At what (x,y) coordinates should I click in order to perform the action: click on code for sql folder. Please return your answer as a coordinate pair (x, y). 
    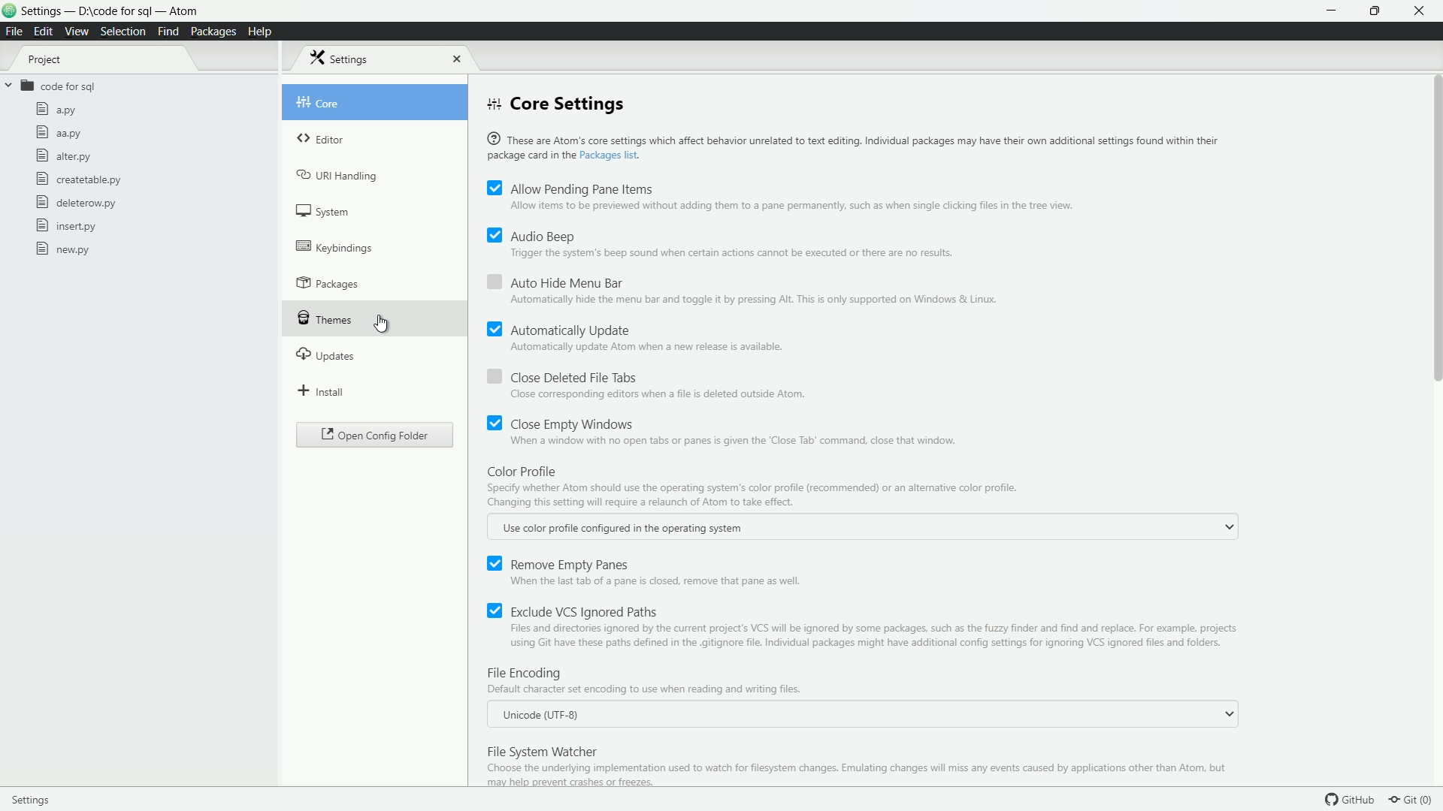
    Looking at the image, I should click on (56, 86).